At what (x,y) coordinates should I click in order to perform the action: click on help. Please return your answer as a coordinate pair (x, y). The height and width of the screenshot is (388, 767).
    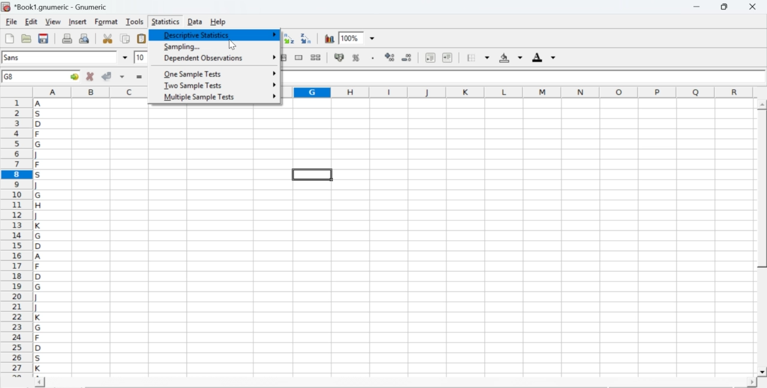
    Looking at the image, I should click on (219, 22).